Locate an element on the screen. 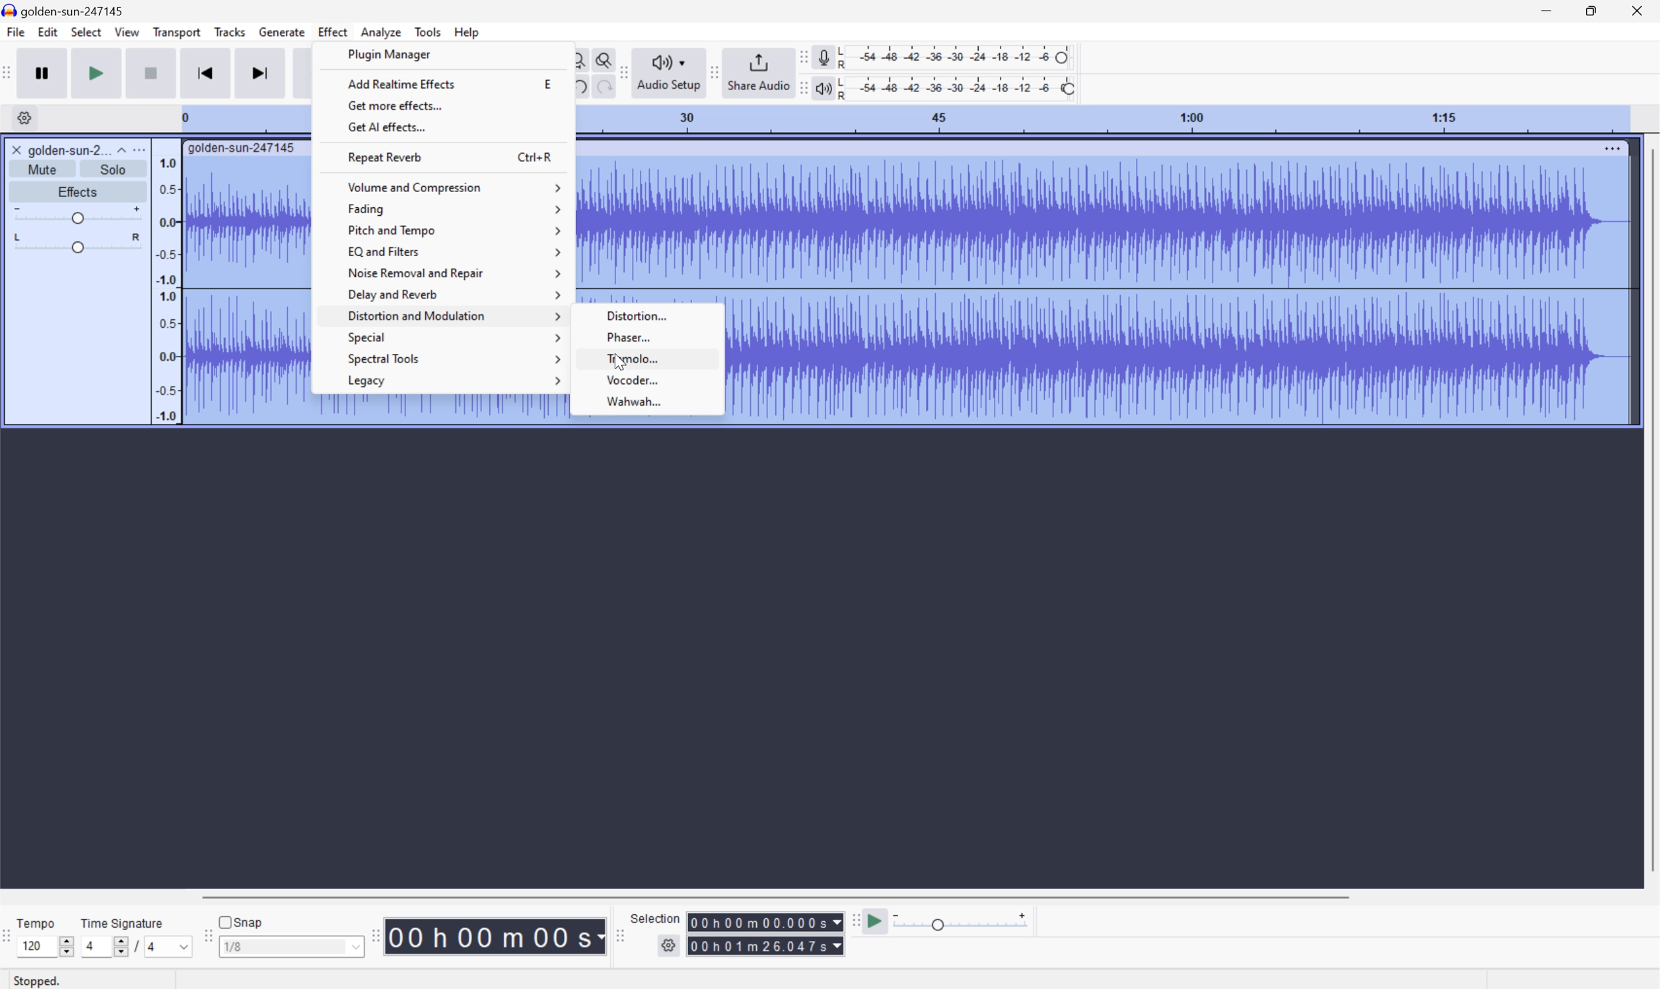 The width and height of the screenshot is (1660, 989). Playback level: 100% is located at coordinates (959, 87).